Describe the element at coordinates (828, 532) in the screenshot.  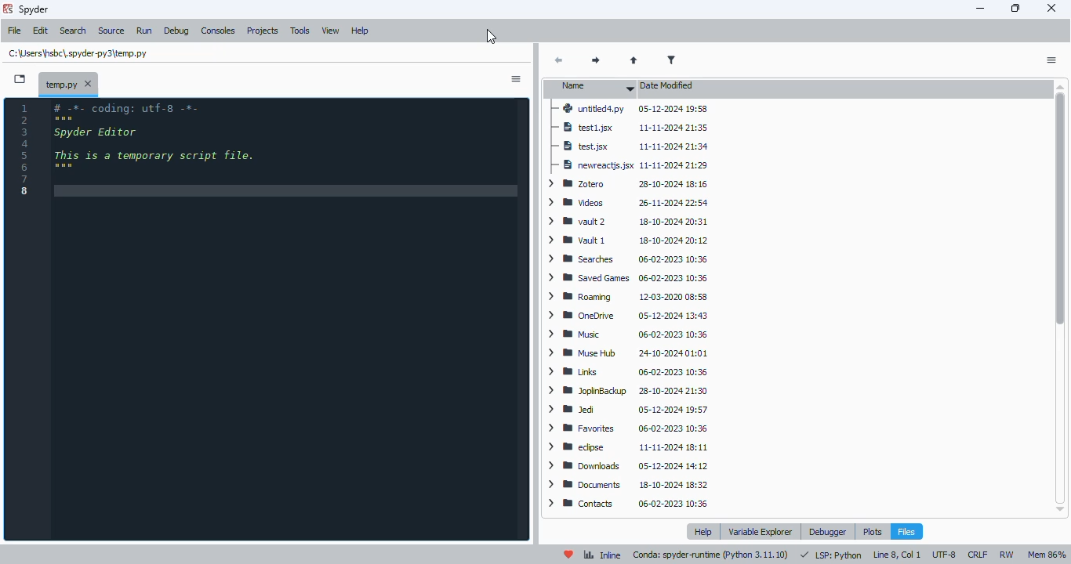
I see `debugger` at that location.